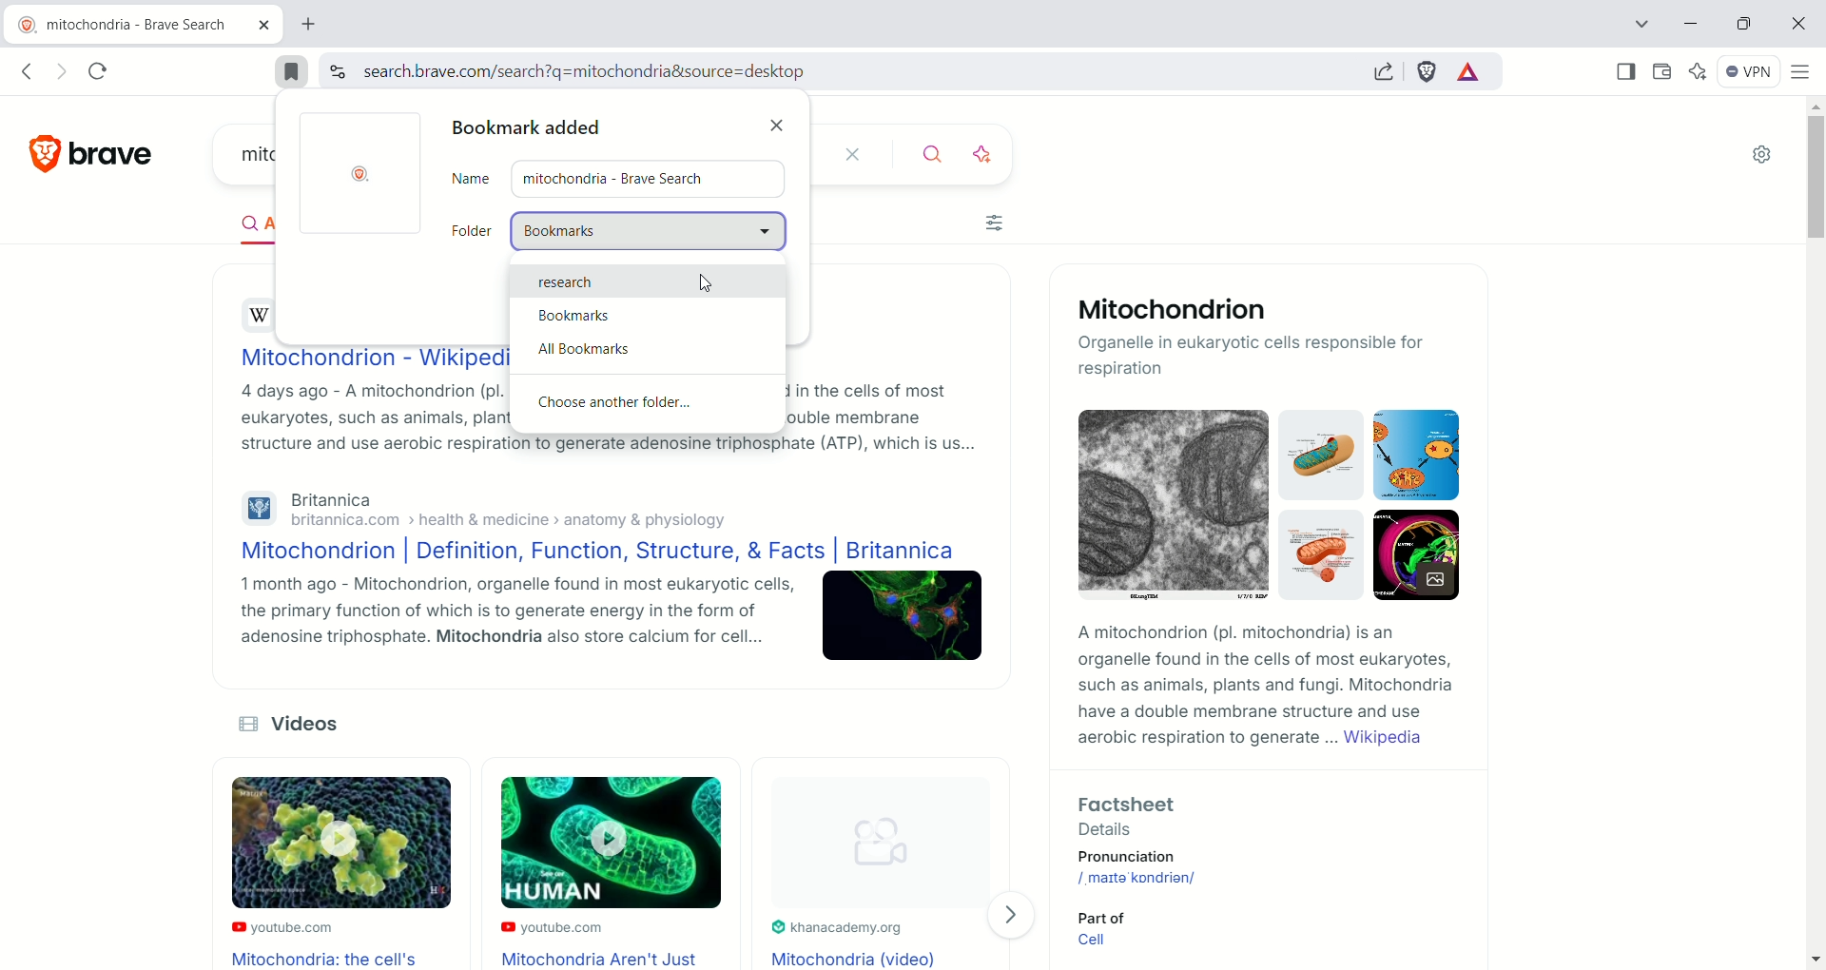 The image size is (1826, 970). What do you see at coordinates (608, 959) in the screenshot?
I see `Mitochondria Aren't Just` at bounding box center [608, 959].